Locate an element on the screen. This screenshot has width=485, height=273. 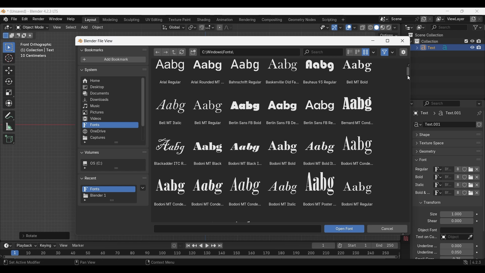
name of current font is located at coordinates (448, 177).